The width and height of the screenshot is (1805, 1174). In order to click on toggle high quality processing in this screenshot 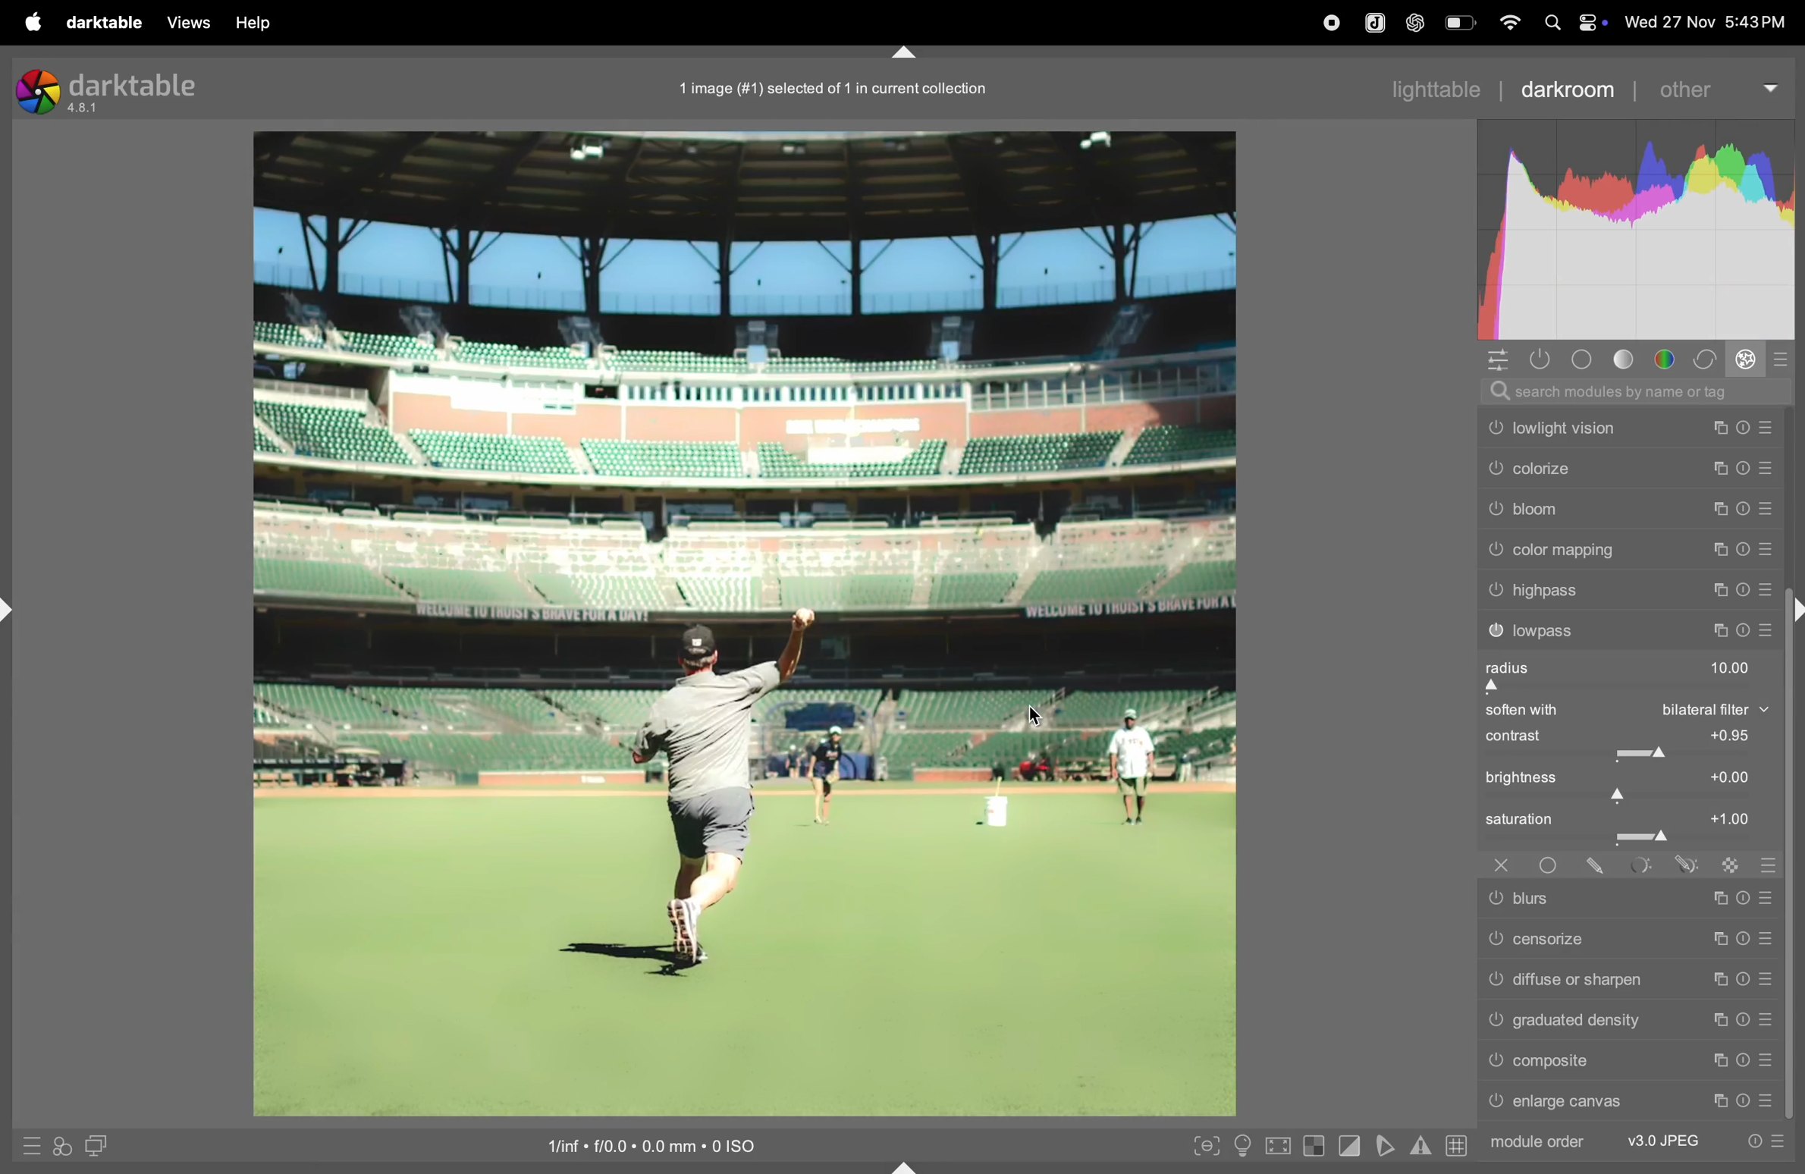, I will do `click(1281, 1144)`.